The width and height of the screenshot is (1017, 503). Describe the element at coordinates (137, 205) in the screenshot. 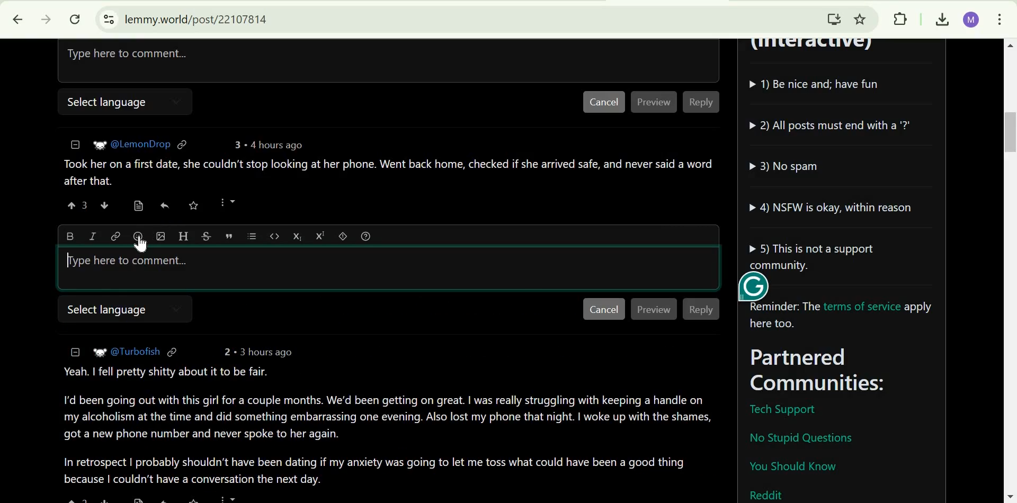

I see `view source` at that location.